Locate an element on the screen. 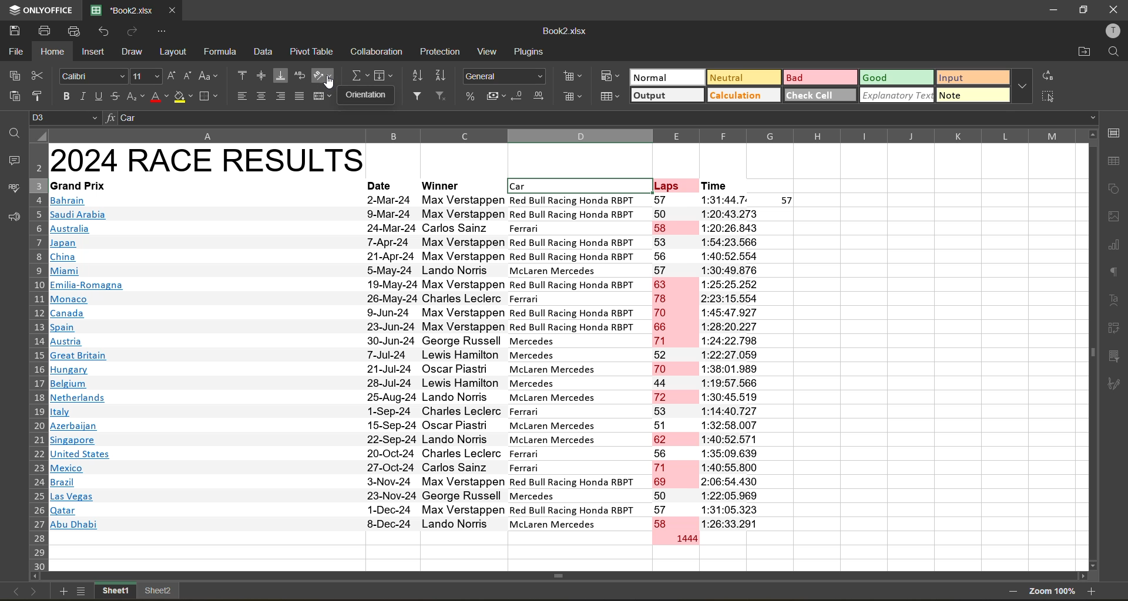 Image resolution: width=1128 pixels, height=601 pixels. paragraph is located at coordinates (1114, 272).